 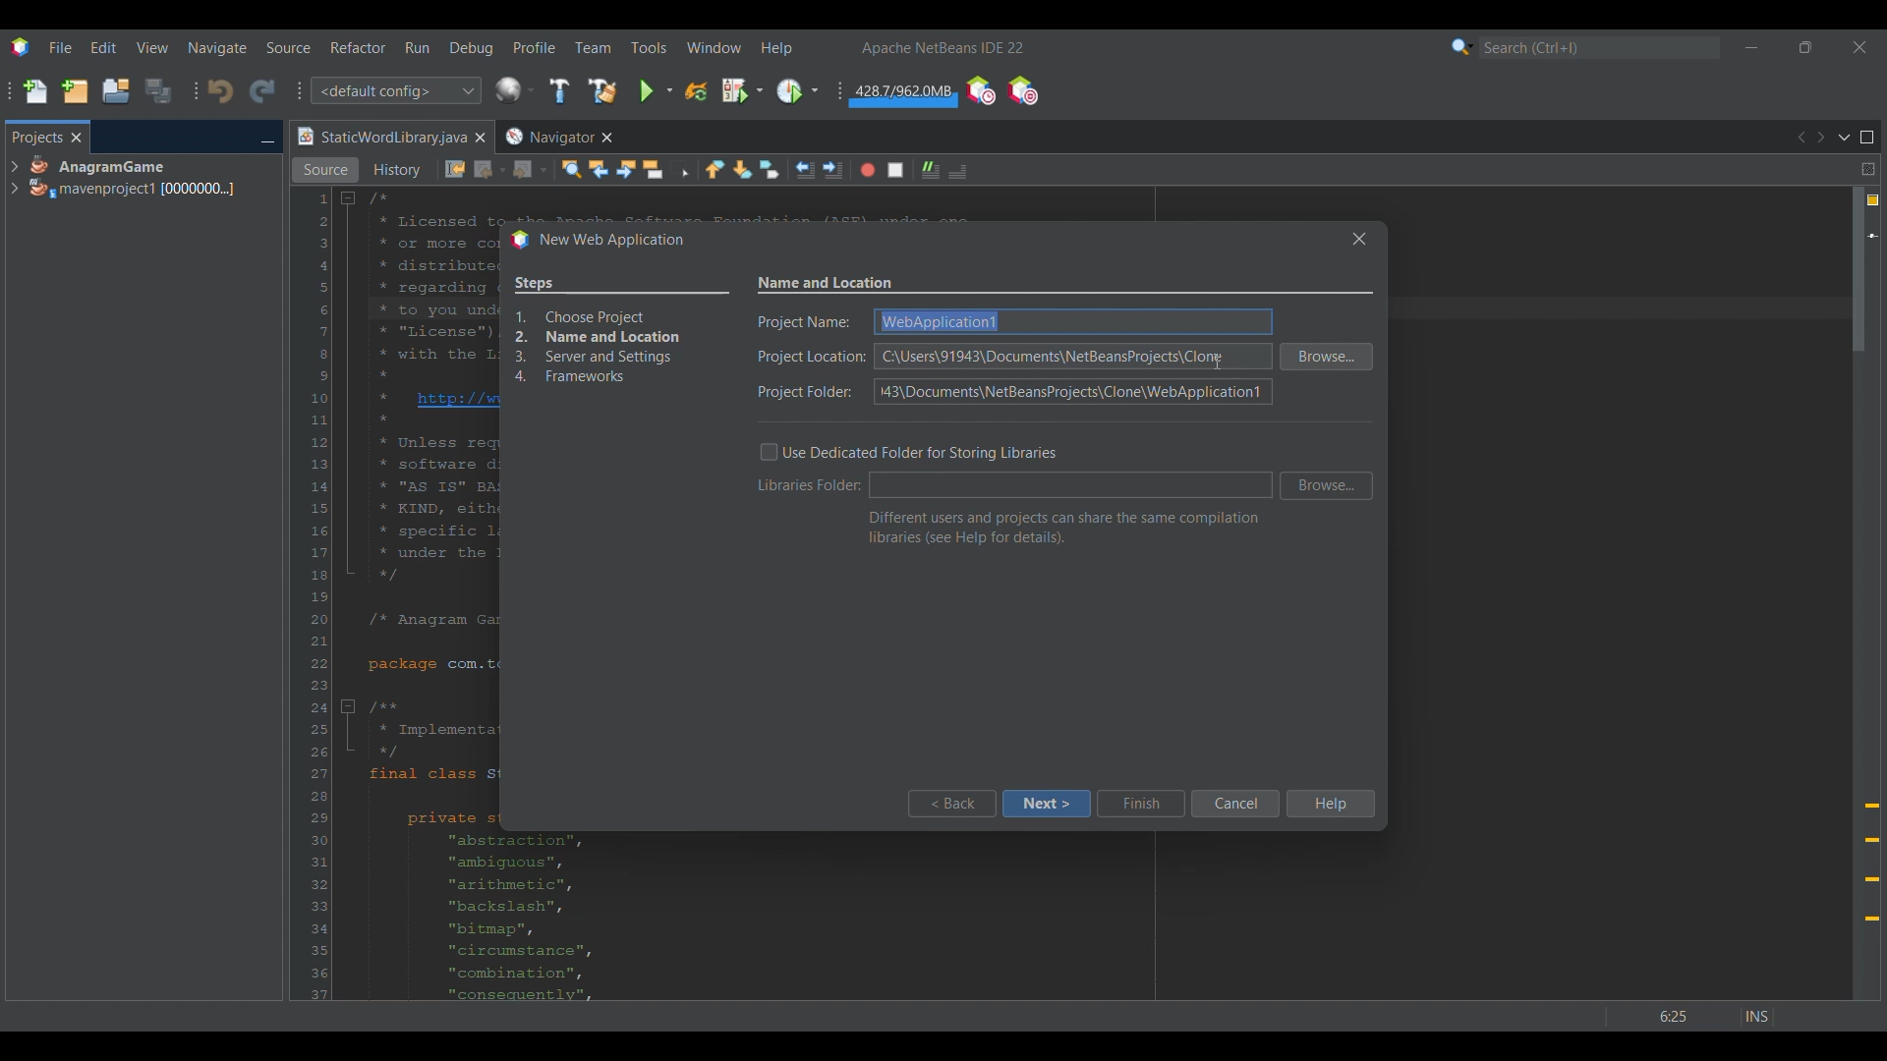 What do you see at coordinates (931, 170) in the screenshot?
I see `Uncomment` at bounding box center [931, 170].